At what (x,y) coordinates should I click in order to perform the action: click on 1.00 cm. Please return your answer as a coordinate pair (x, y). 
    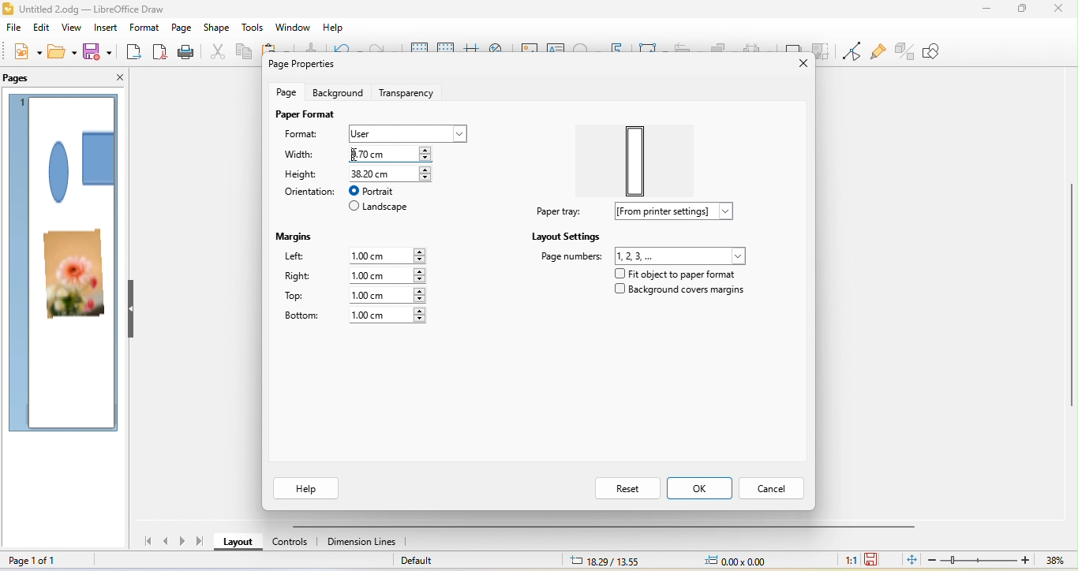
    Looking at the image, I should click on (396, 255).